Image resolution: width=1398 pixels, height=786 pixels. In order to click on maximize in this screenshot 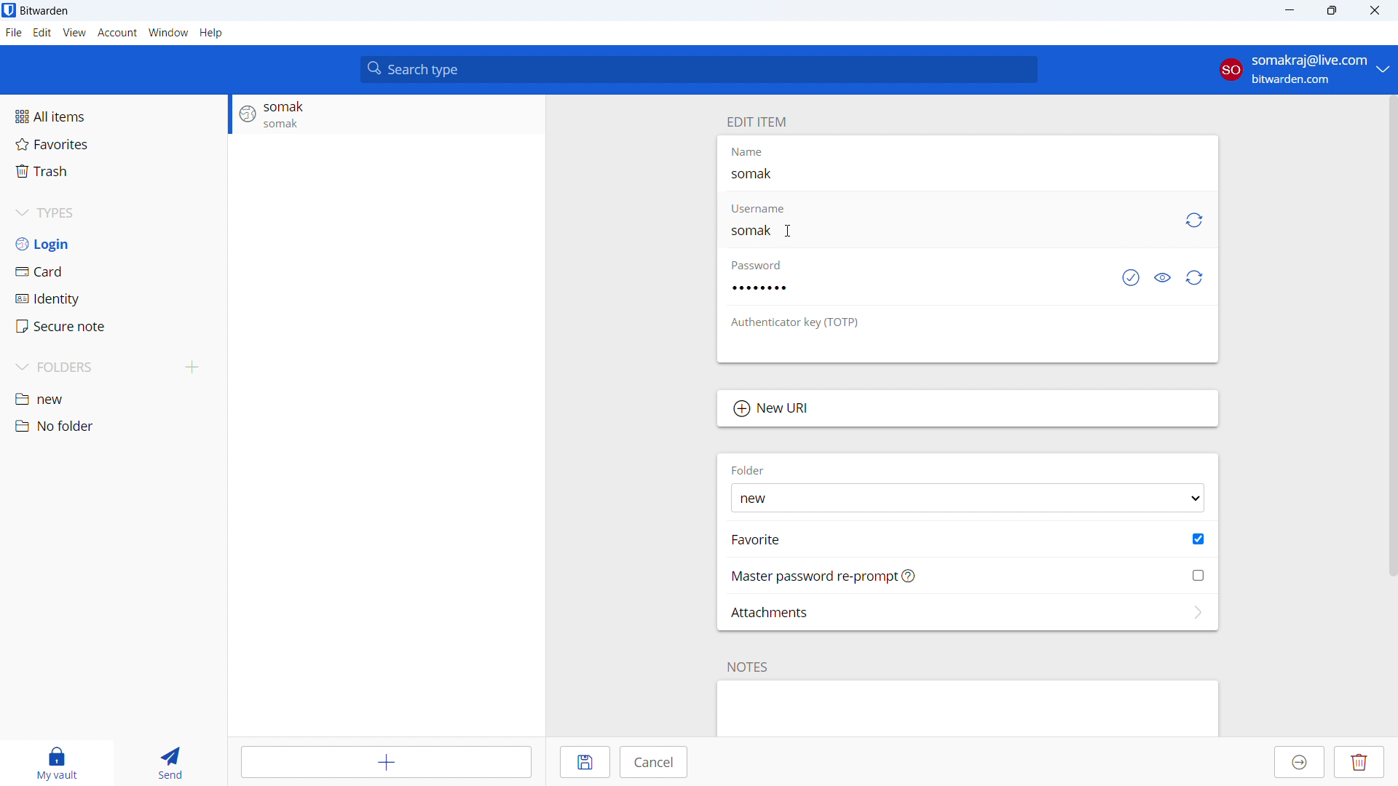, I will do `click(1331, 11)`.